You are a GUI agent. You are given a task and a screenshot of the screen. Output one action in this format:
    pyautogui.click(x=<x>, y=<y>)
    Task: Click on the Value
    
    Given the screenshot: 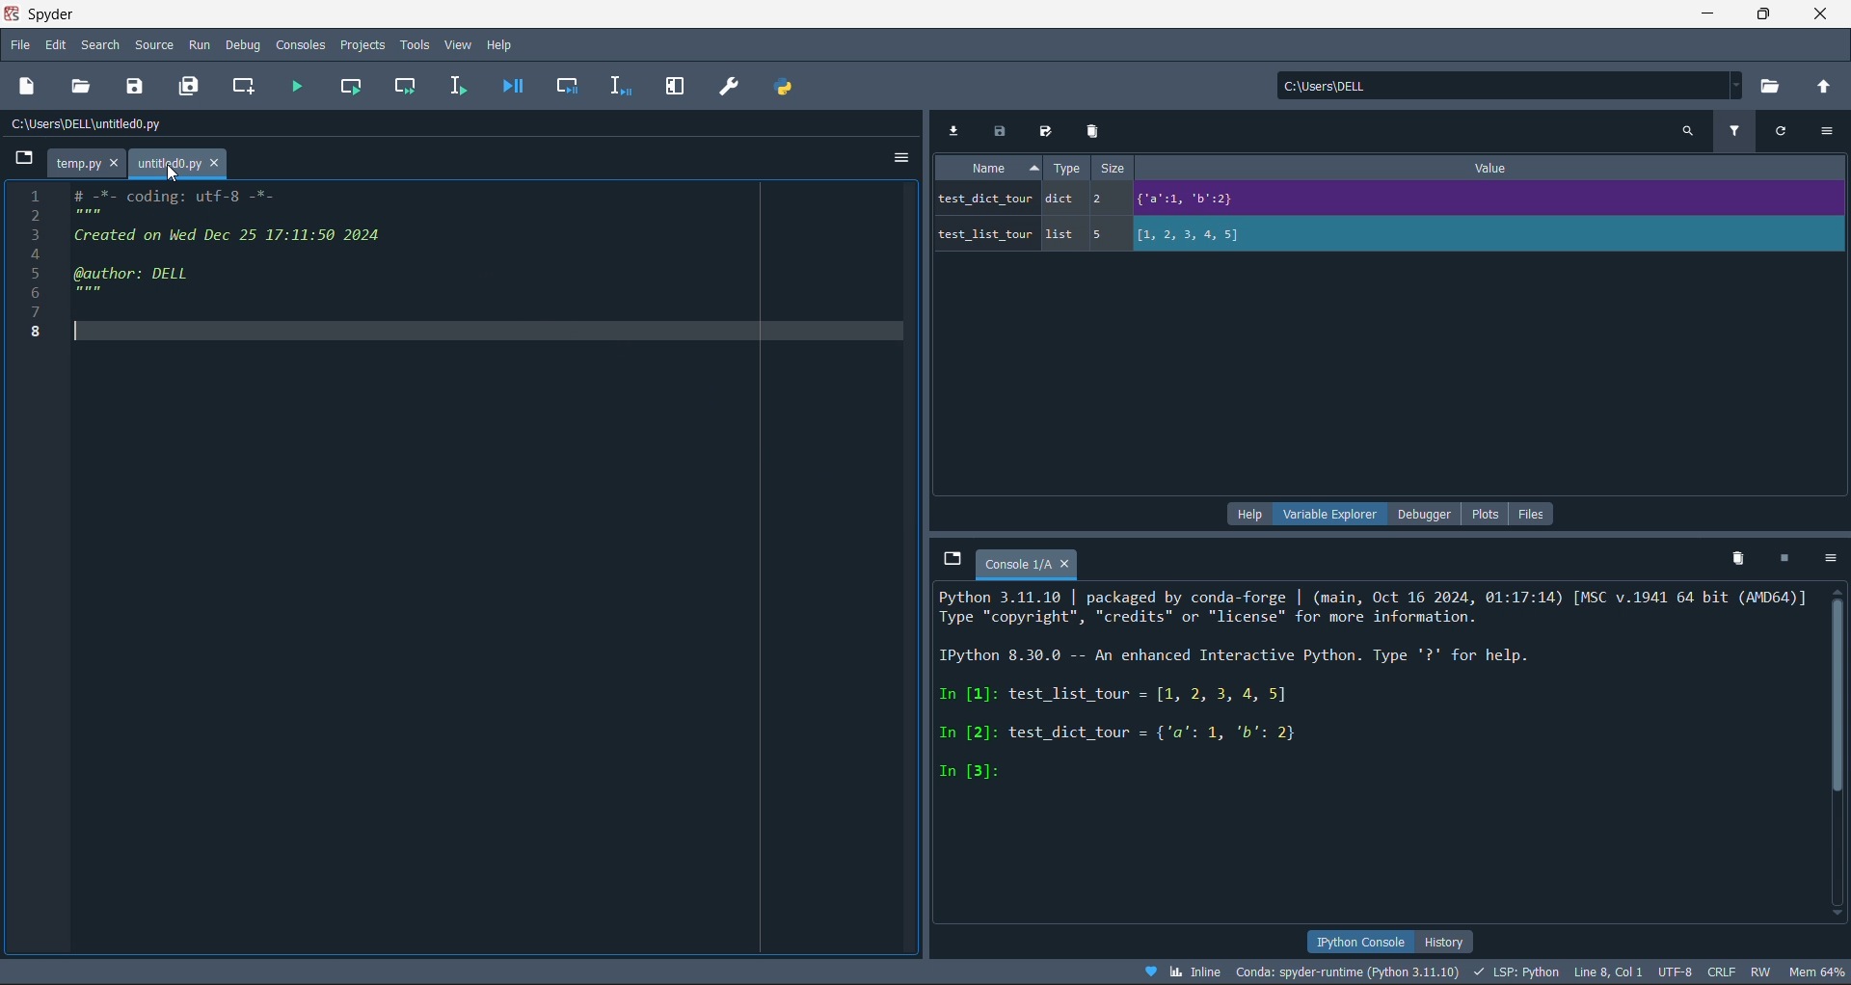 What is the action you would take?
    pyautogui.click(x=1480, y=168)
    